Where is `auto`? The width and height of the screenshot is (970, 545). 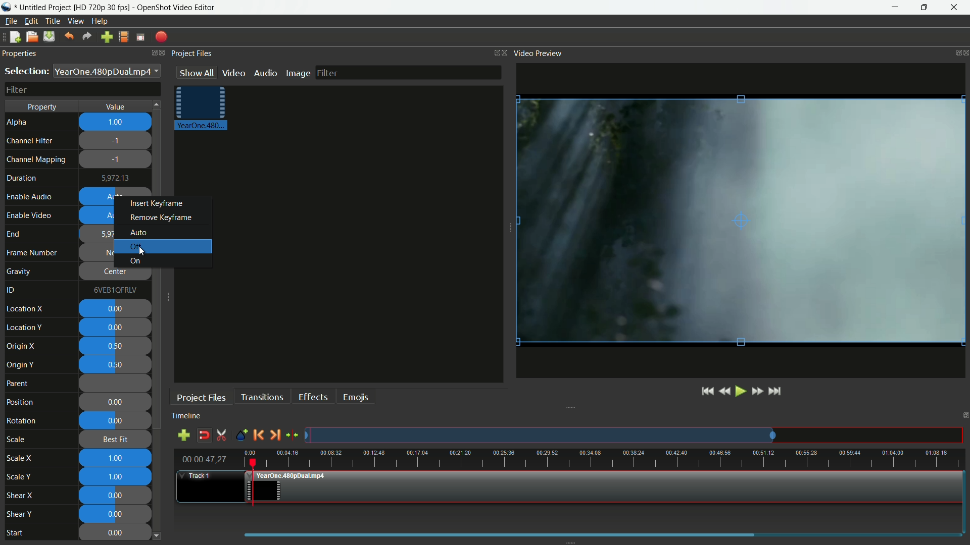
auto is located at coordinates (138, 234).